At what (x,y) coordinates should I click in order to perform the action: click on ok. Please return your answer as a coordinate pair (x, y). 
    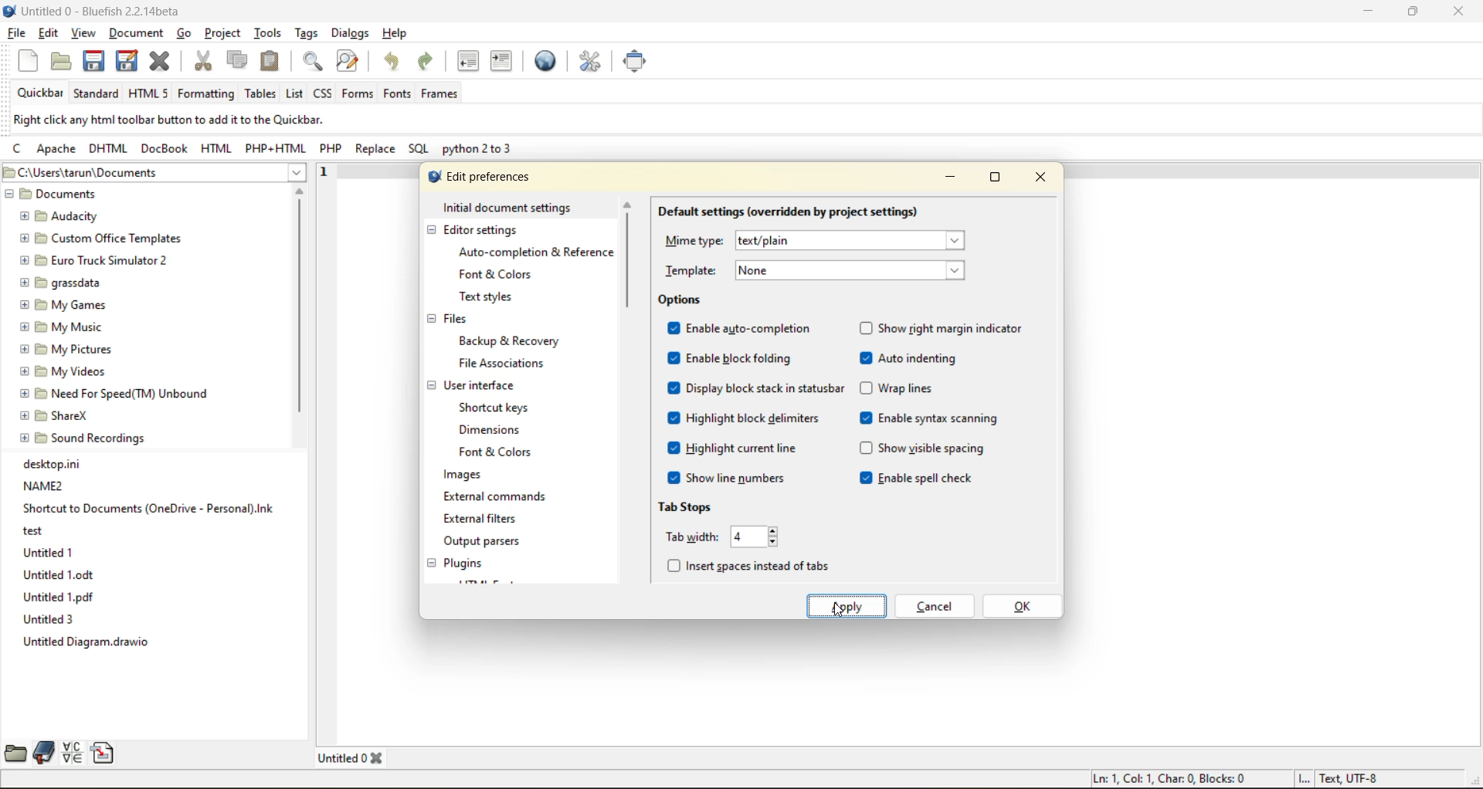
    Looking at the image, I should click on (1021, 606).